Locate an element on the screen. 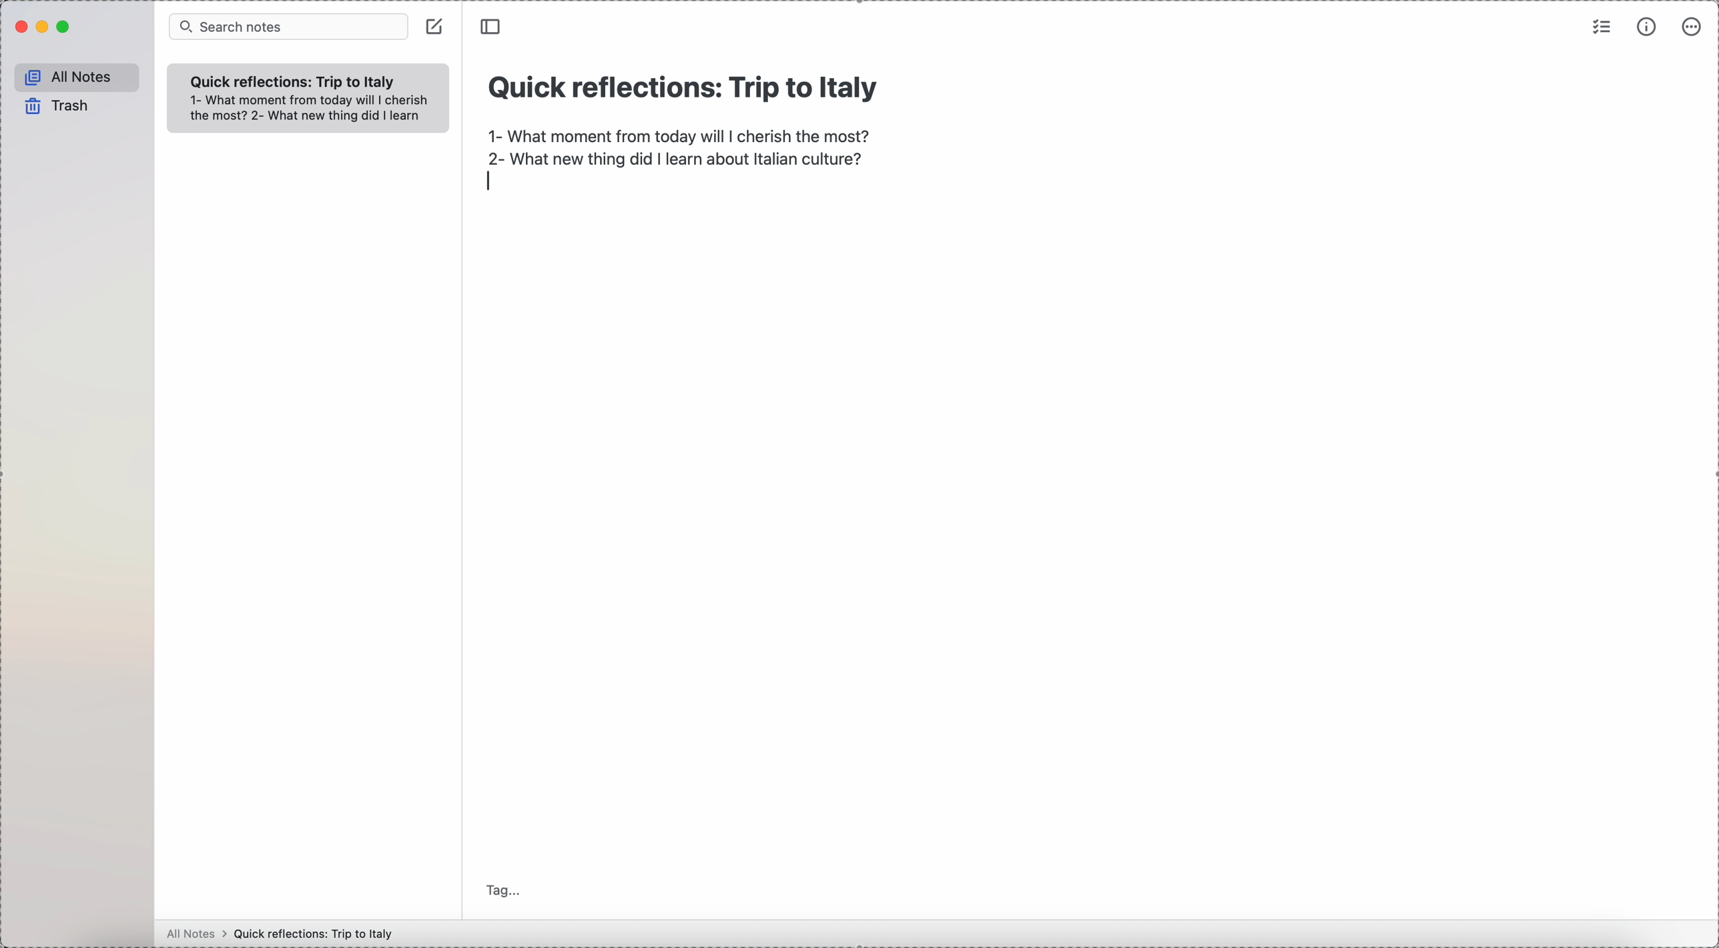 This screenshot has height=948, width=1719. maximize is located at coordinates (65, 27).